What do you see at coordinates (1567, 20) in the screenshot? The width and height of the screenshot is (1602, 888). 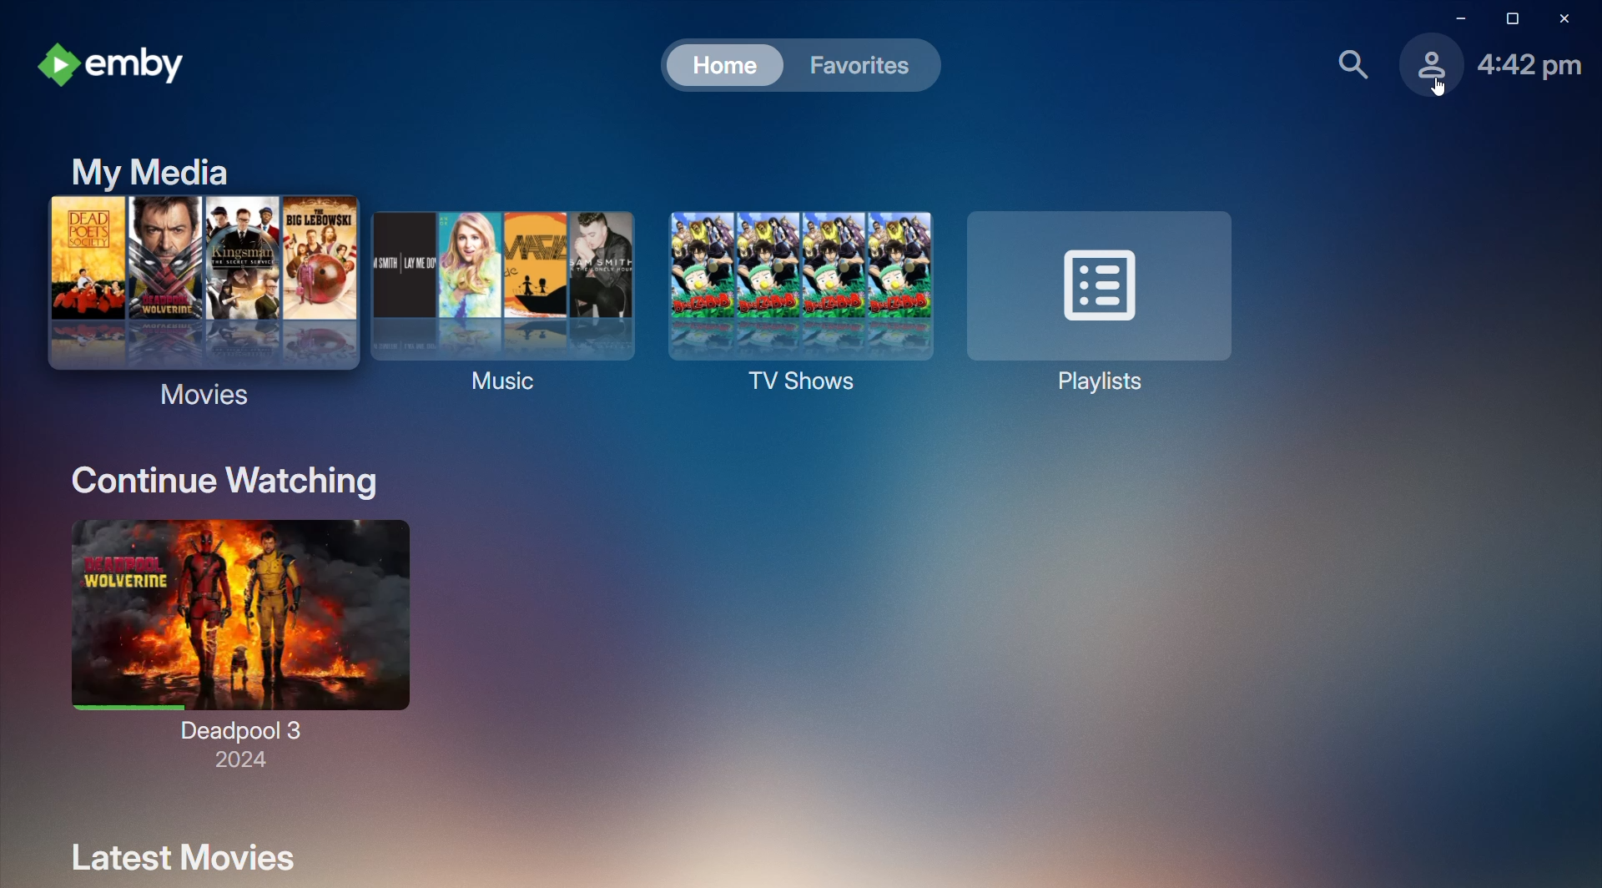 I see `Close` at bounding box center [1567, 20].